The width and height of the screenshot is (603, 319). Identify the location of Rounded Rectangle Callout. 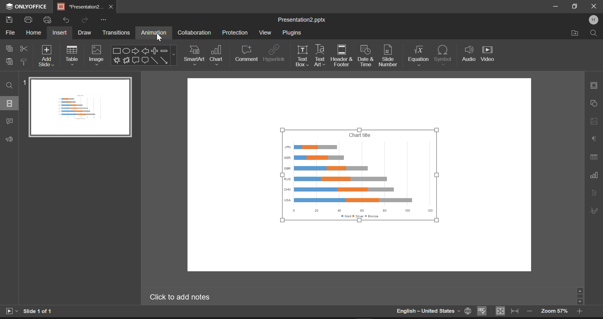
(145, 60).